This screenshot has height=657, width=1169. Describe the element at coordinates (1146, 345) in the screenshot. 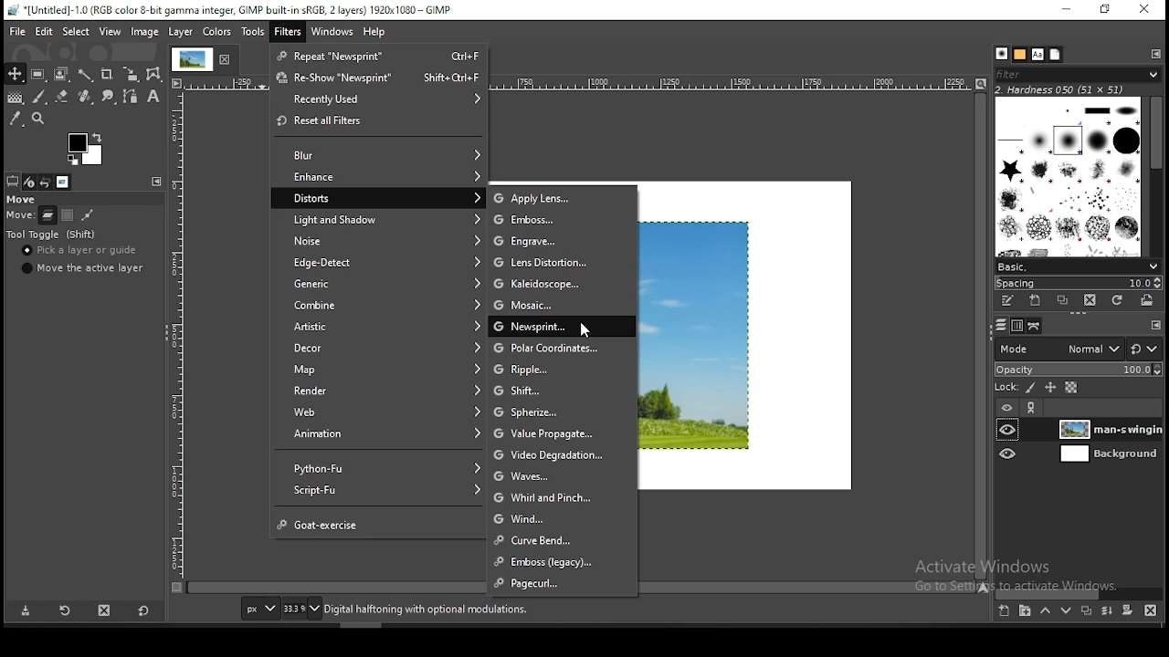

I see `reset` at that location.